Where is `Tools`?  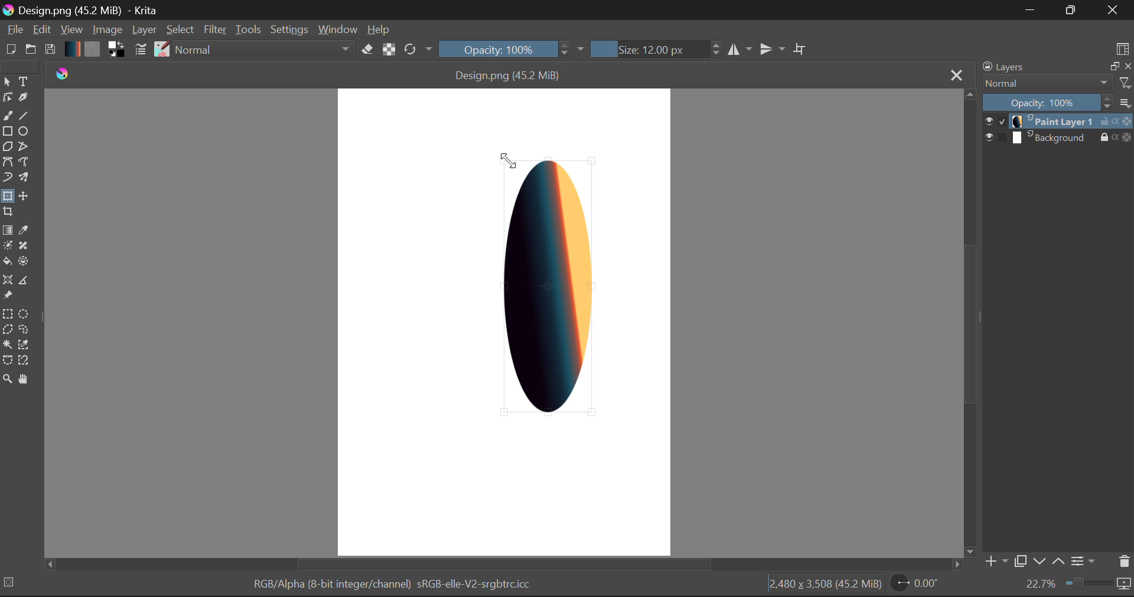
Tools is located at coordinates (248, 28).